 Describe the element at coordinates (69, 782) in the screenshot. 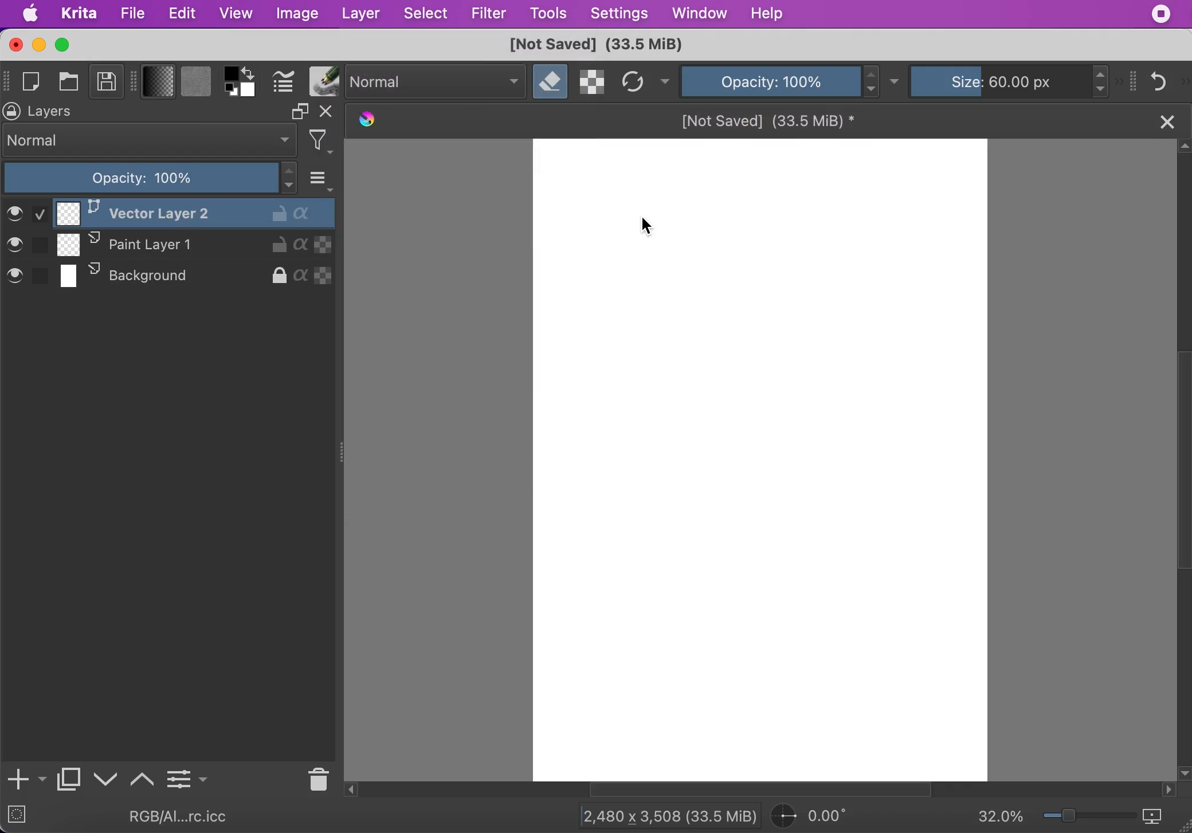

I see `duplicate layer or mask` at that location.